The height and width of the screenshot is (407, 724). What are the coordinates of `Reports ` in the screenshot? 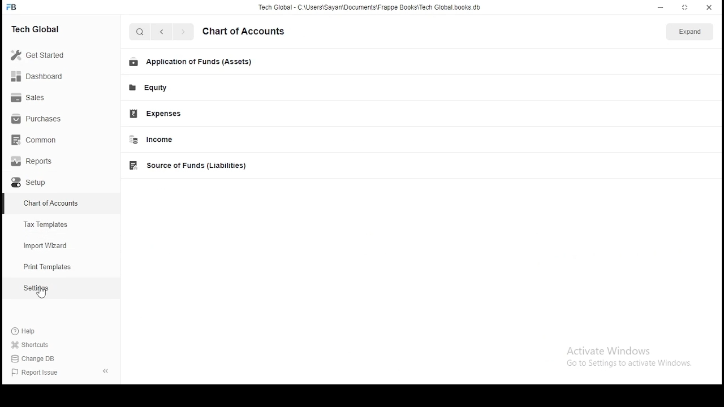 It's located at (46, 163).